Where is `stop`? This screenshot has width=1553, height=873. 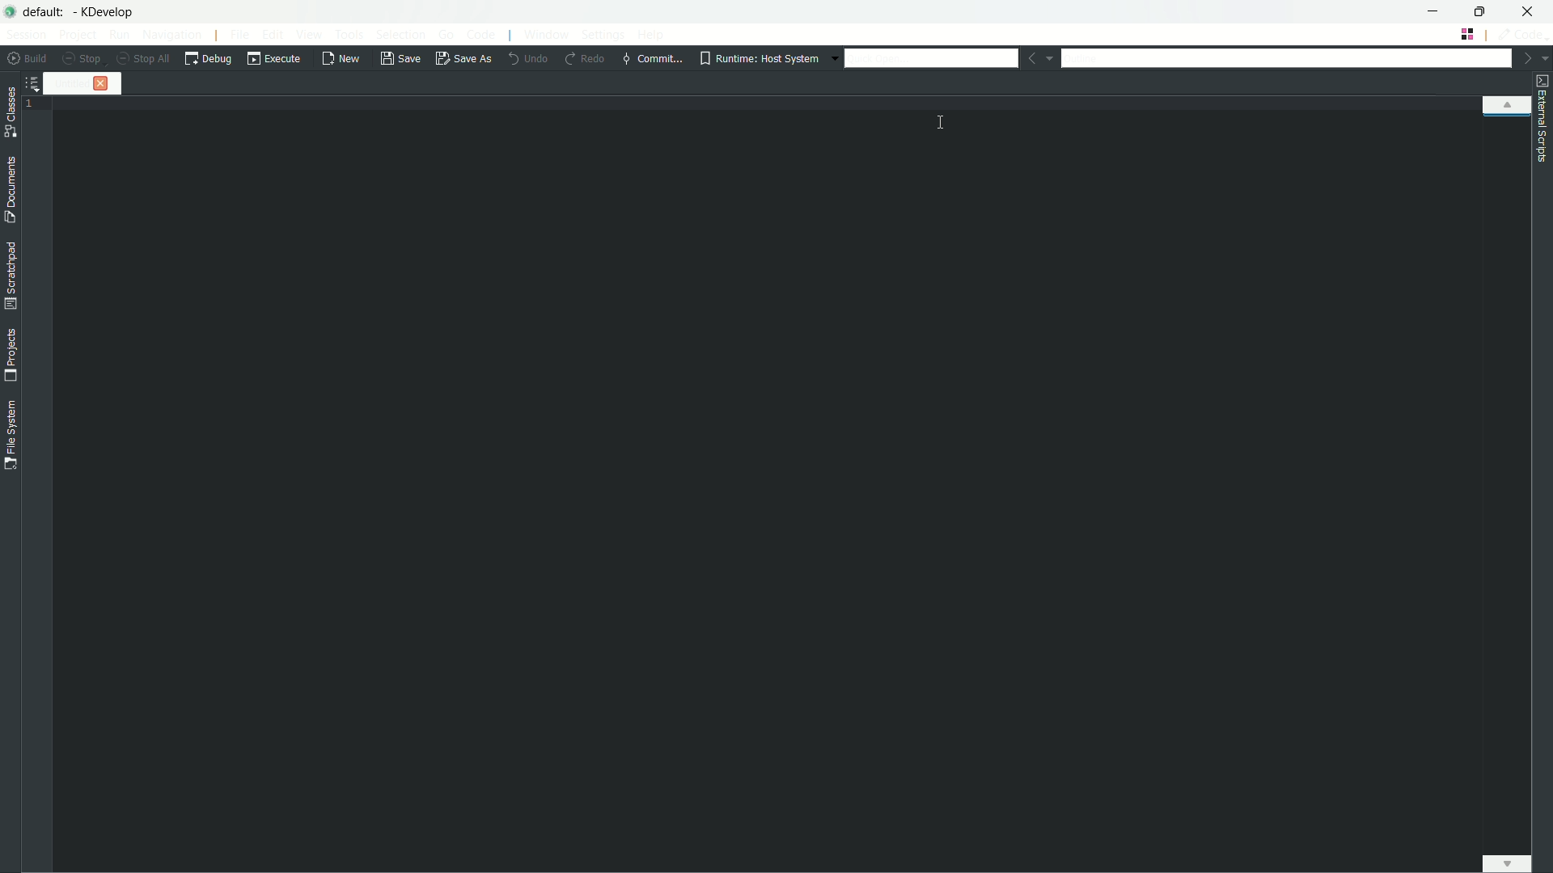
stop is located at coordinates (82, 59).